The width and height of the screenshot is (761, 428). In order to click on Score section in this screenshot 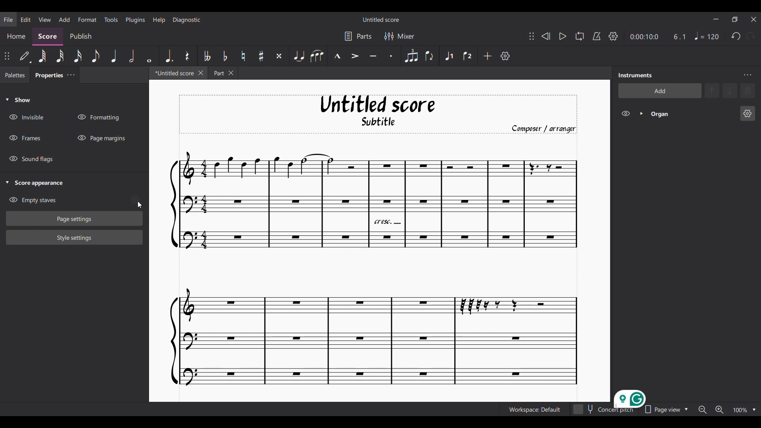, I will do `click(47, 37)`.